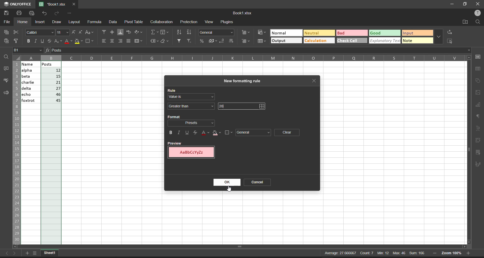  What do you see at coordinates (262, 51) in the screenshot?
I see `formula bar` at bounding box center [262, 51].